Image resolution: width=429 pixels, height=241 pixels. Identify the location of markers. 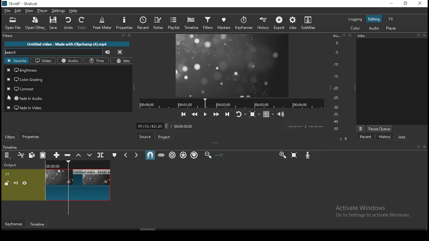
(223, 23).